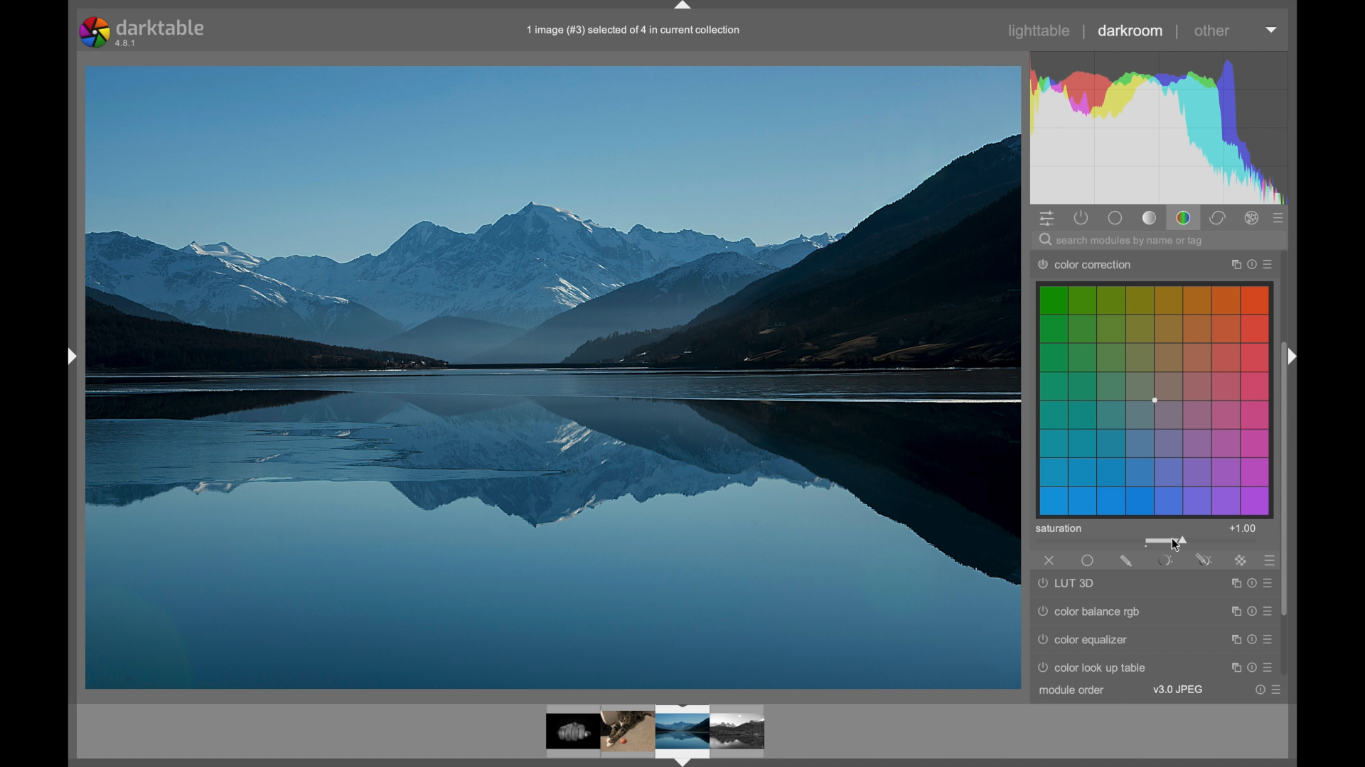 This screenshot has width=1365, height=767. Describe the element at coordinates (552, 376) in the screenshot. I see `photo preview` at that location.